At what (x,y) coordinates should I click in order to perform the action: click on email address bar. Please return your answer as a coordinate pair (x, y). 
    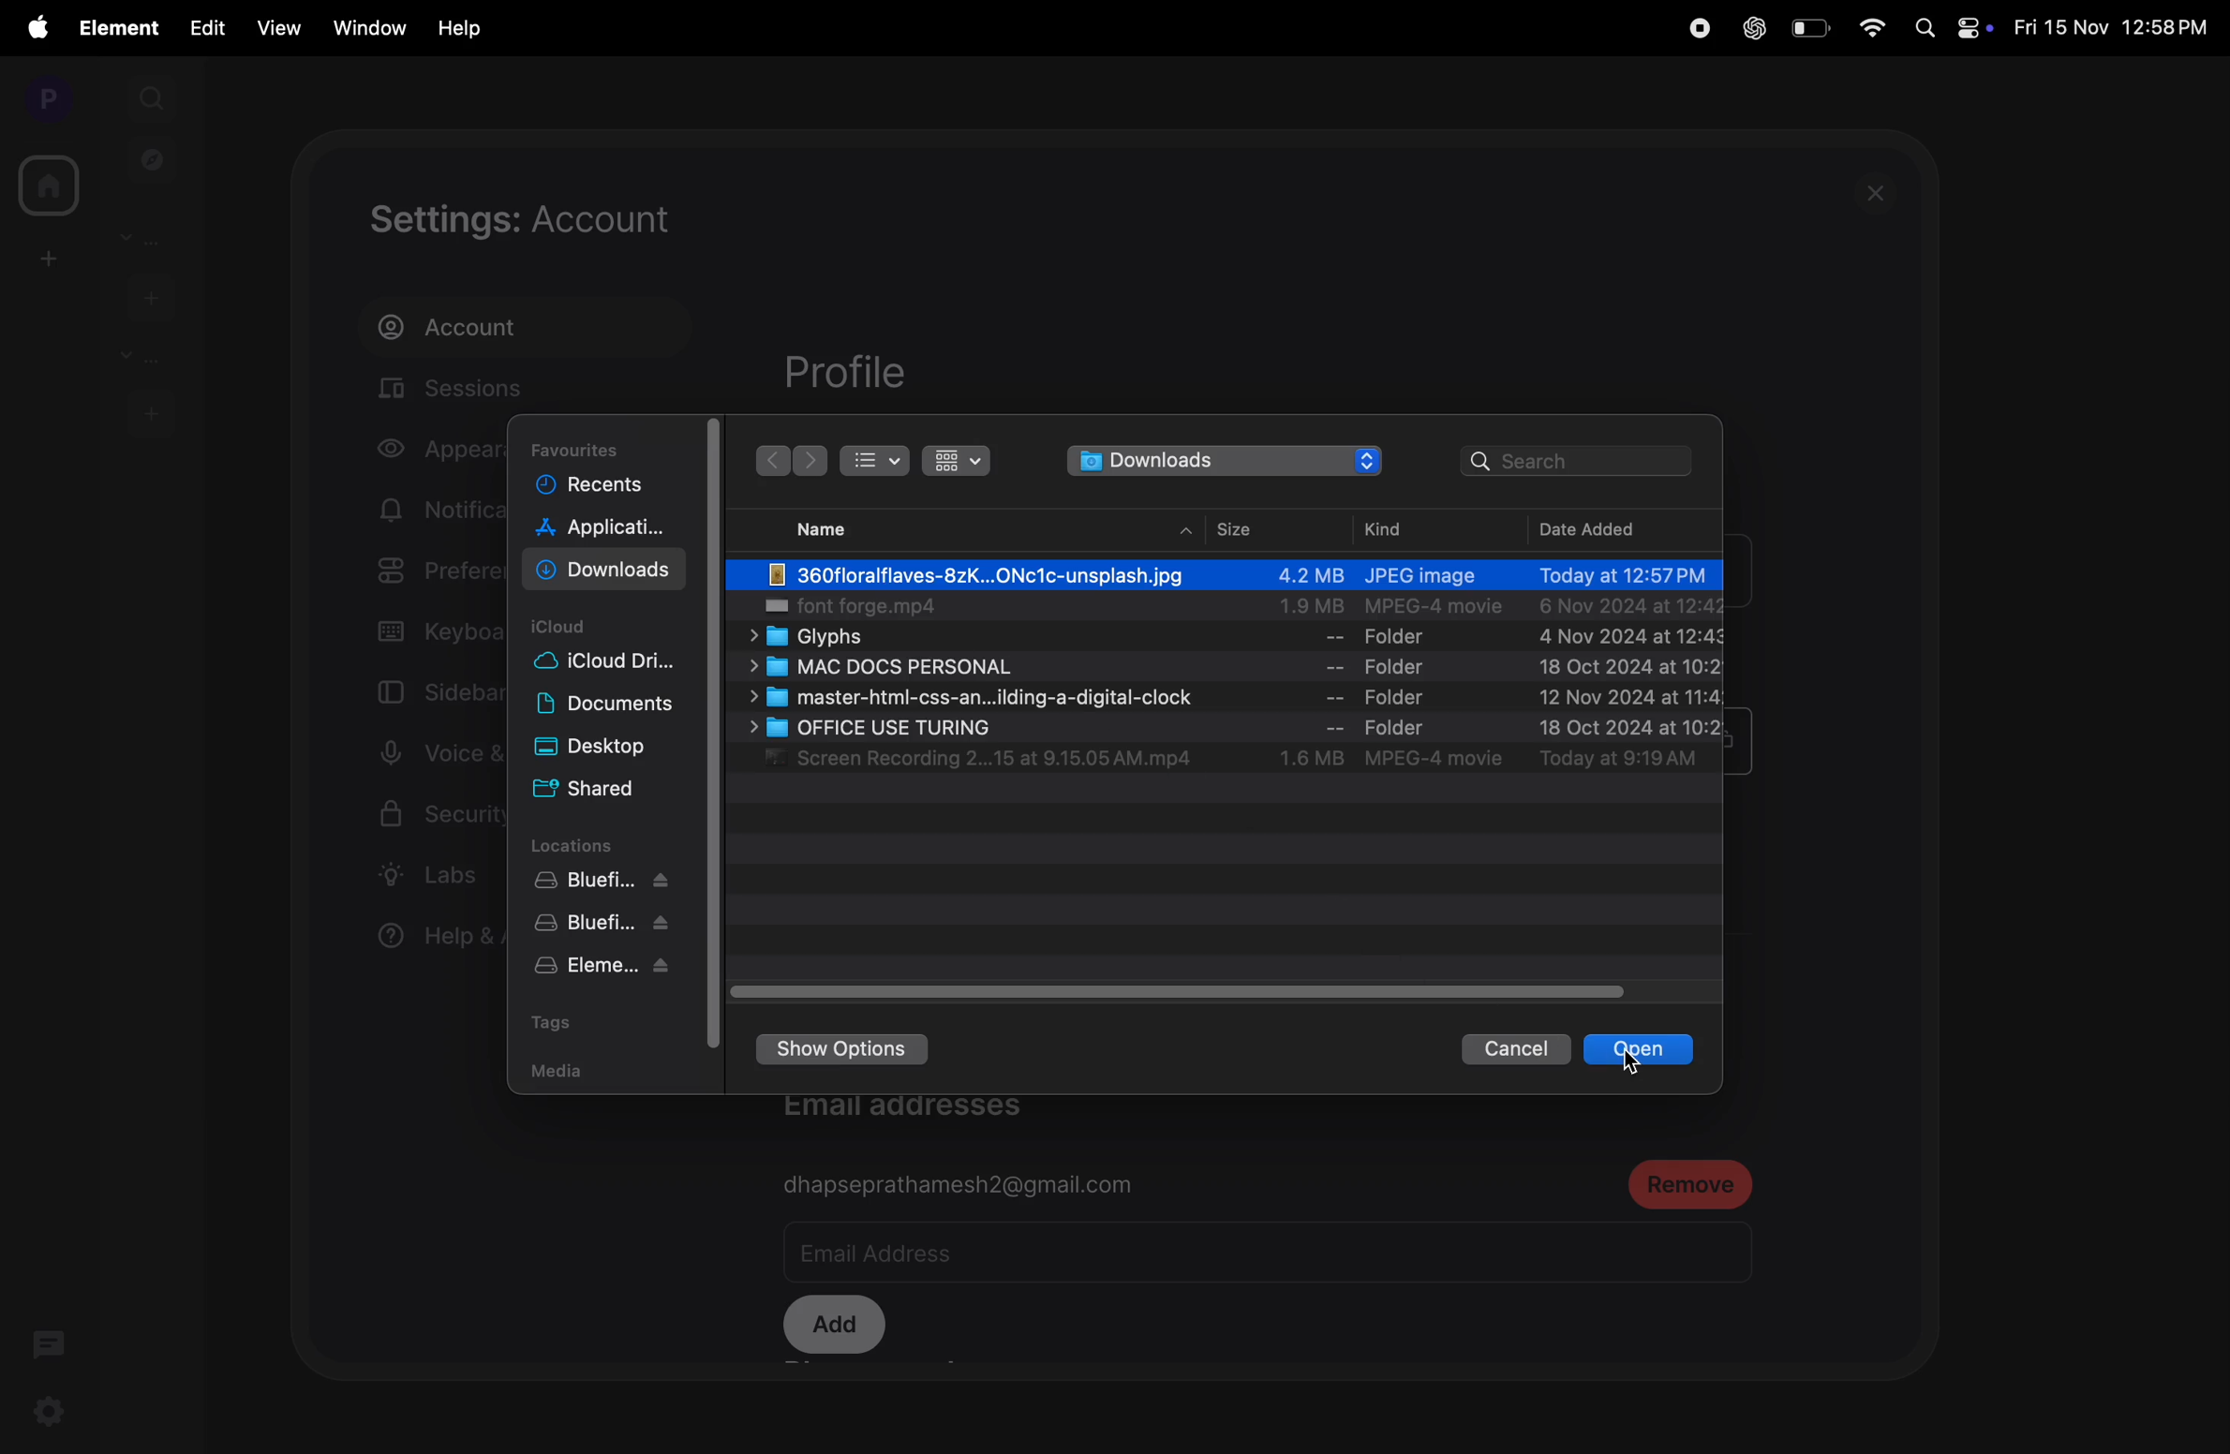
    Looking at the image, I should click on (1043, 1255).